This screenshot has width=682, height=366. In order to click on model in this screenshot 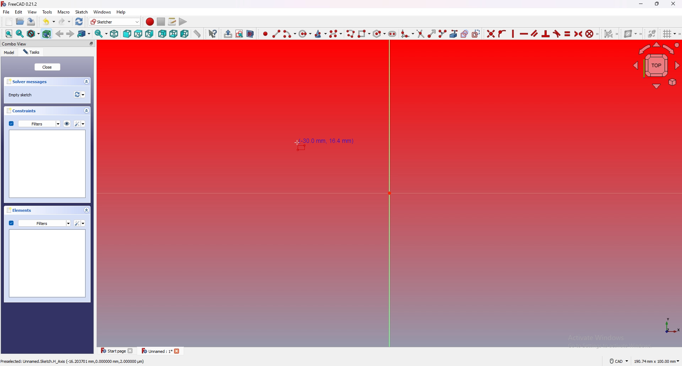, I will do `click(10, 53)`.